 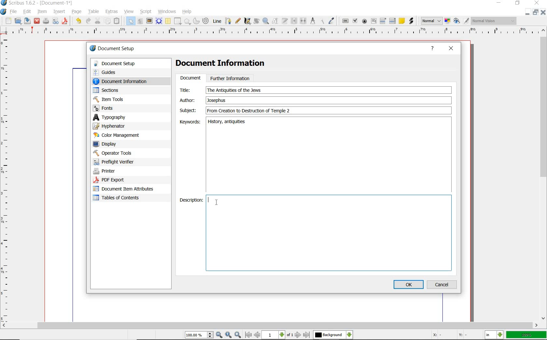 What do you see at coordinates (537, 3) in the screenshot?
I see `minimize` at bounding box center [537, 3].